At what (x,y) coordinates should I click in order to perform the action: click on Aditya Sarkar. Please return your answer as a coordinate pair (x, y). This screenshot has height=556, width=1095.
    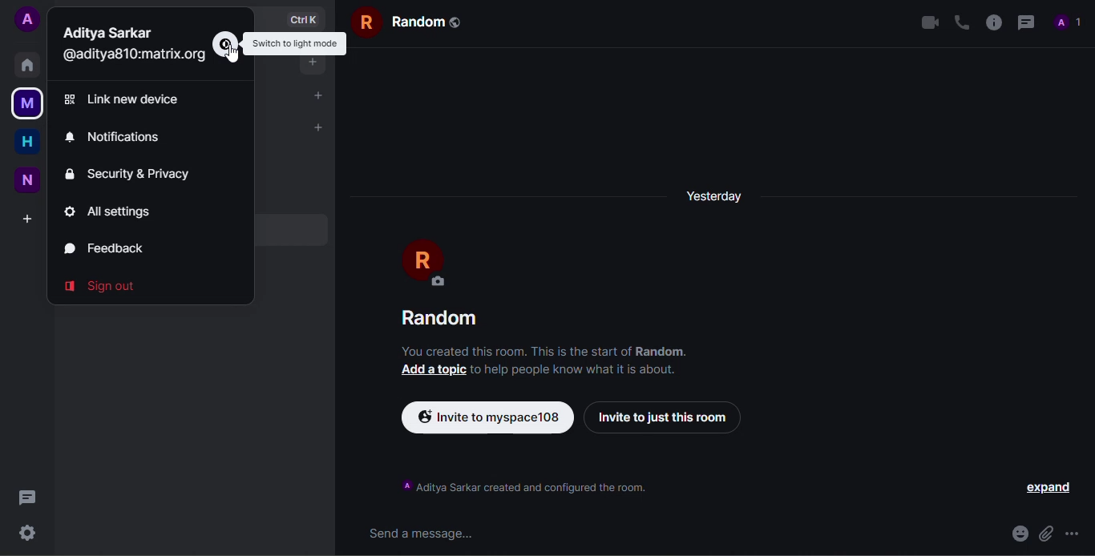
    Looking at the image, I should click on (109, 32).